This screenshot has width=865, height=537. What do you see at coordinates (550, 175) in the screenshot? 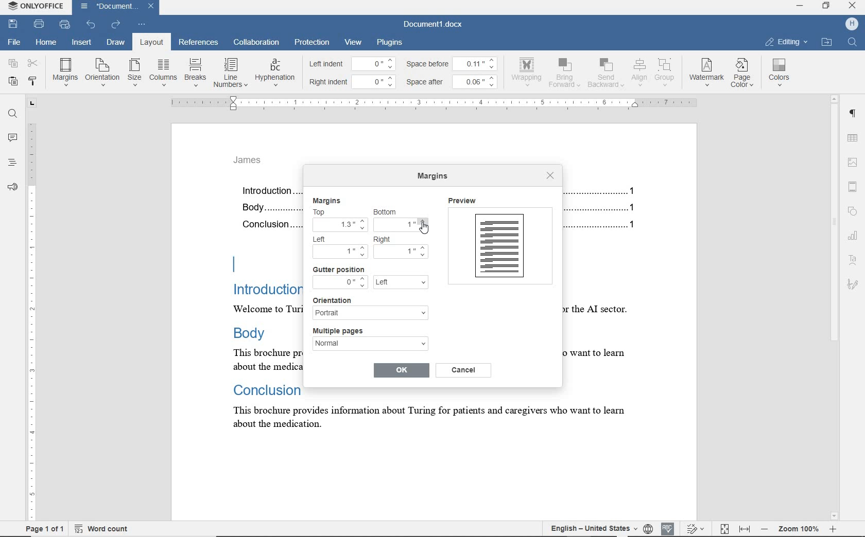
I see `close` at bounding box center [550, 175].